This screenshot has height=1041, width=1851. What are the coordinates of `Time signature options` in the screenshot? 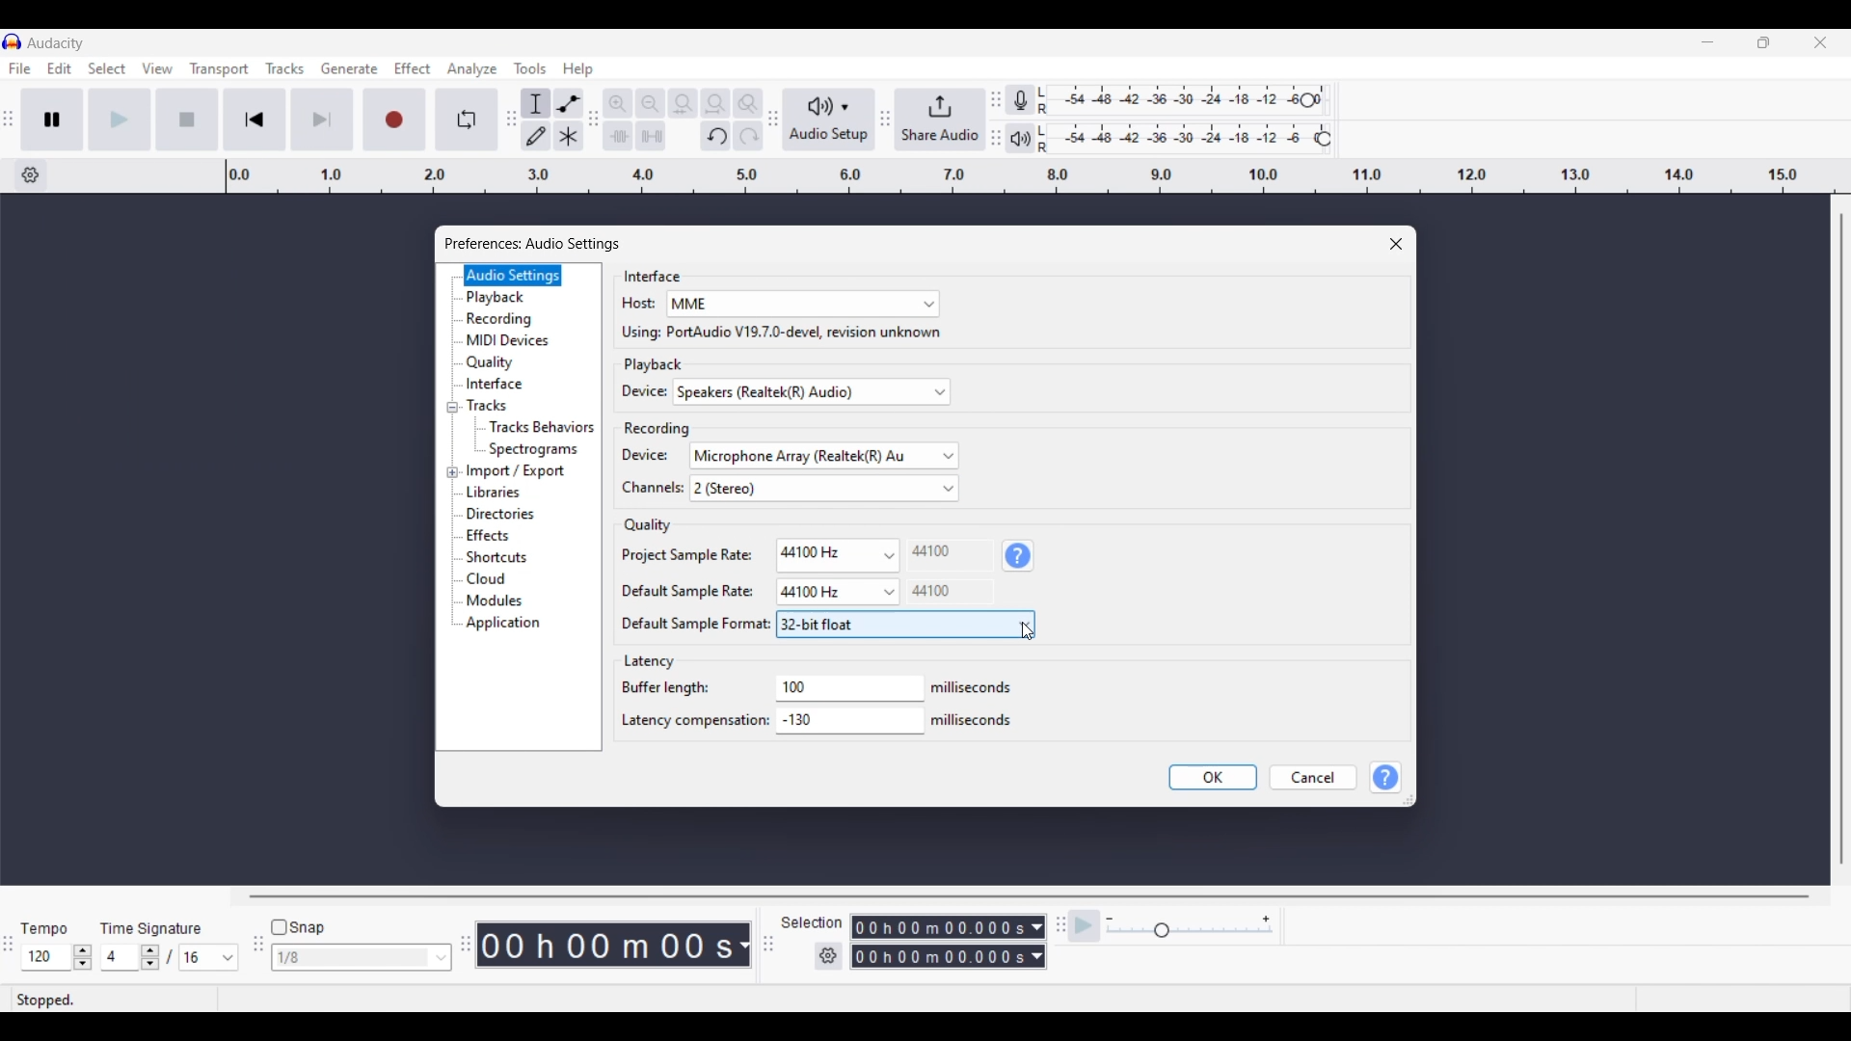 It's located at (228, 958).